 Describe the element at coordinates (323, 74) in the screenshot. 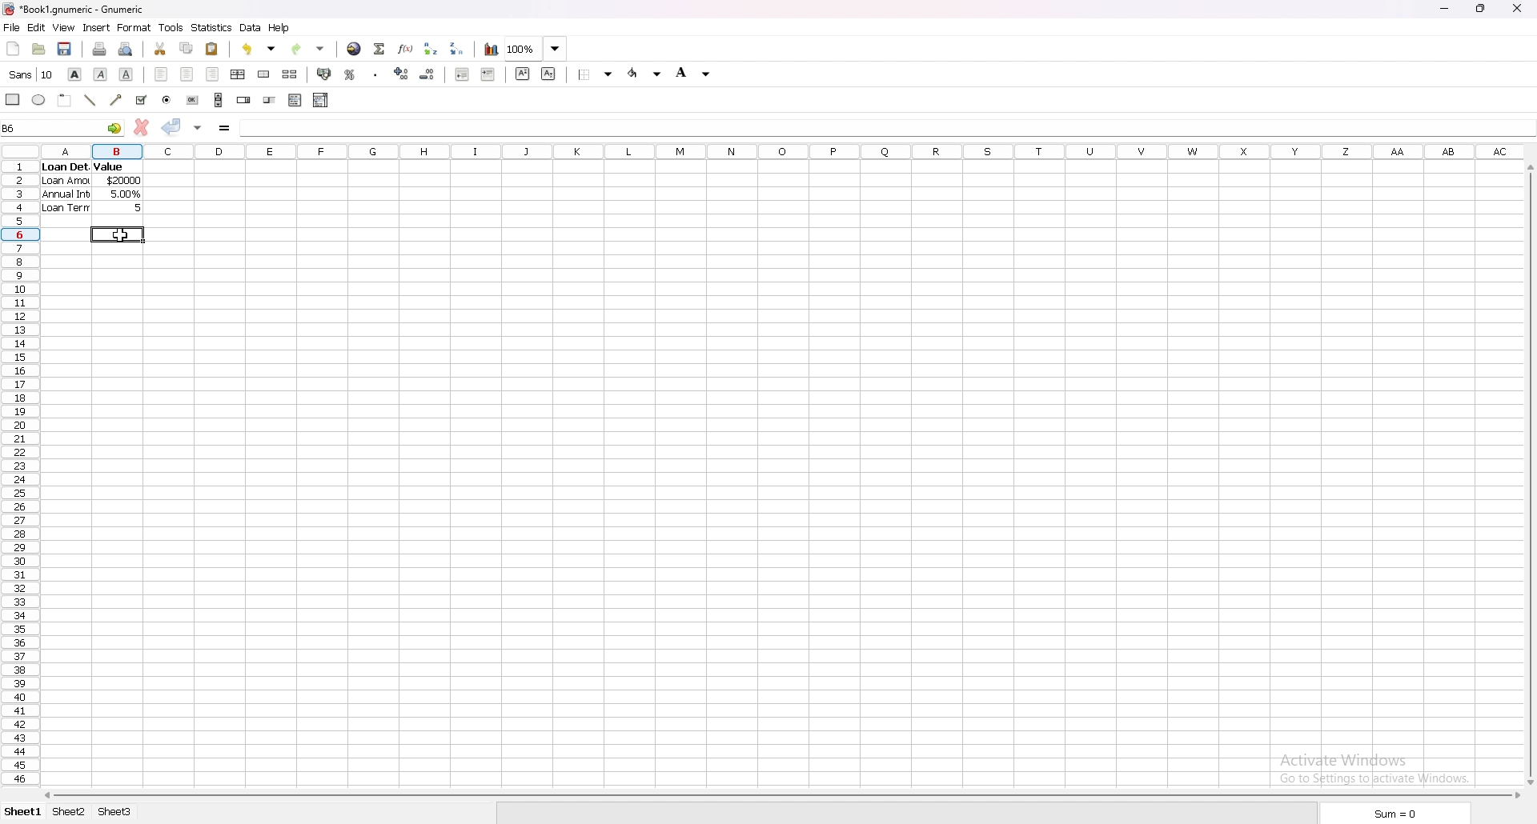

I see `accounting` at that location.